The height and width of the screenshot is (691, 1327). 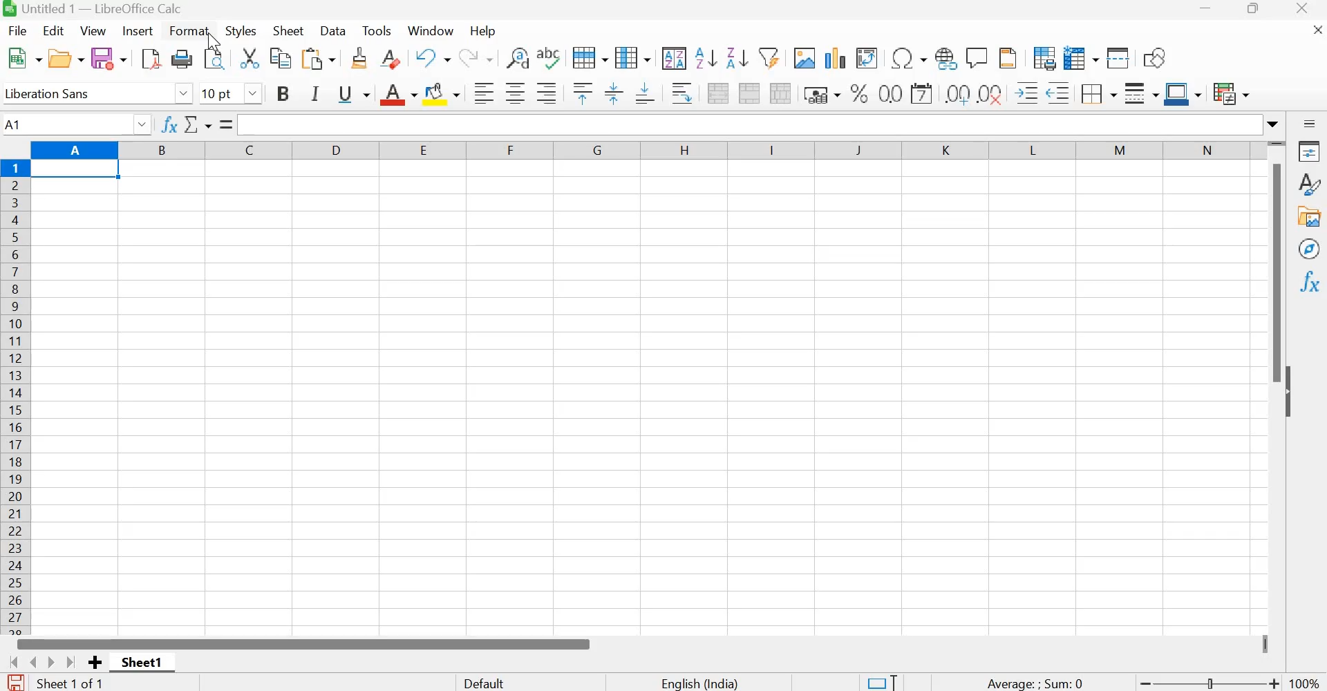 What do you see at coordinates (1310, 184) in the screenshot?
I see `Styles` at bounding box center [1310, 184].